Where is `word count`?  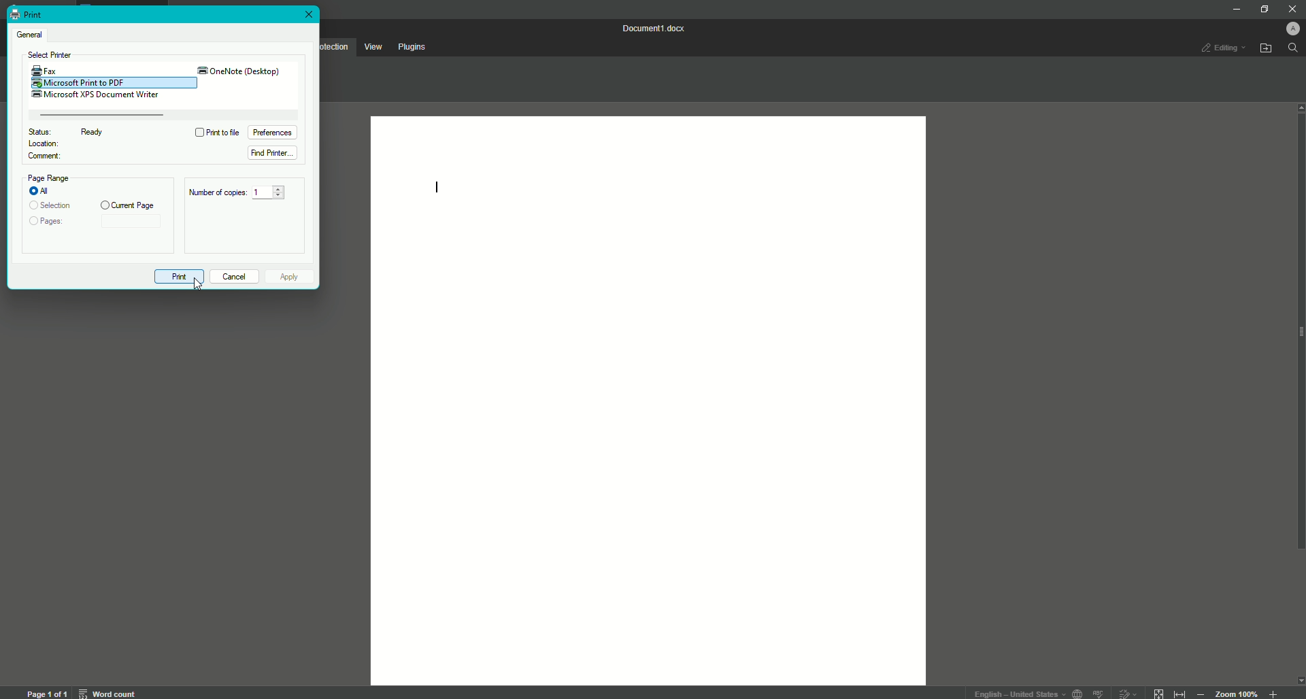 word count is located at coordinates (106, 693).